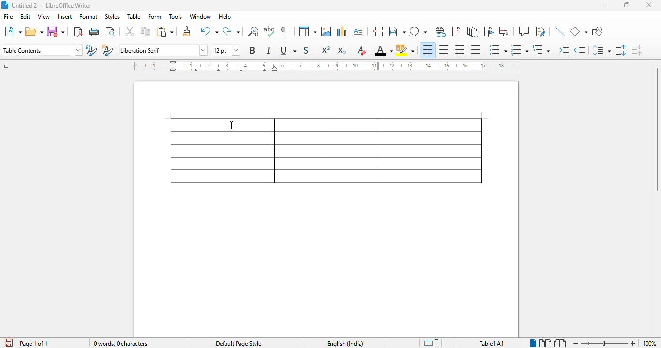 The image size is (661, 348). Describe the element at coordinates (187, 31) in the screenshot. I see `clone formatting` at that location.